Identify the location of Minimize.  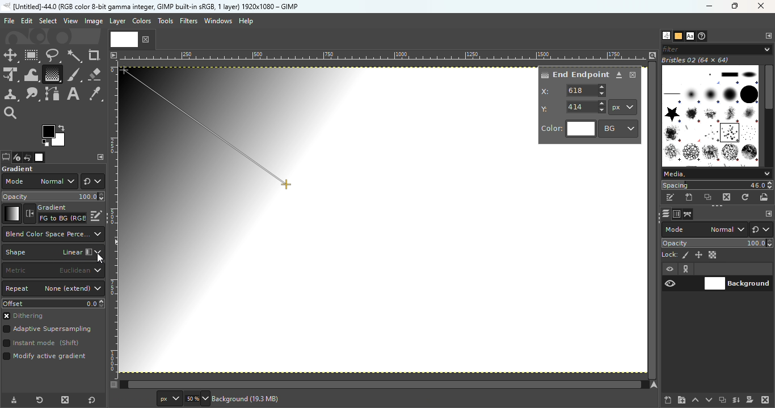
(707, 6).